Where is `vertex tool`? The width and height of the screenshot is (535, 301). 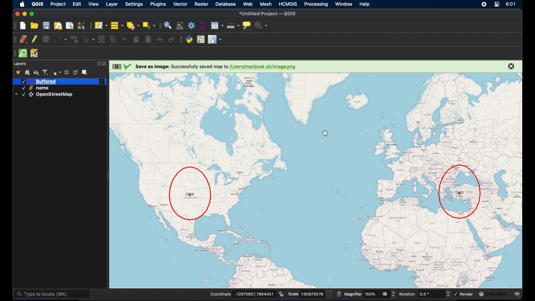
vertex tool is located at coordinates (88, 38).